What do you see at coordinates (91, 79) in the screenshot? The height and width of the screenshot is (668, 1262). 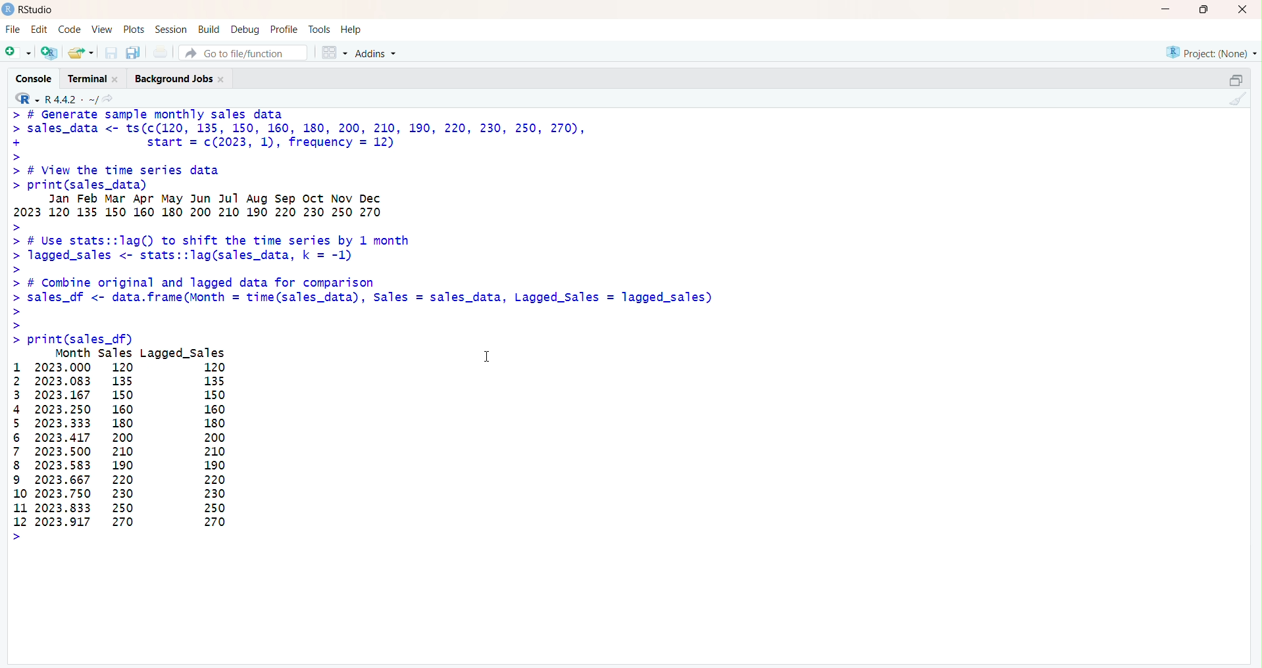 I see `terminal` at bounding box center [91, 79].